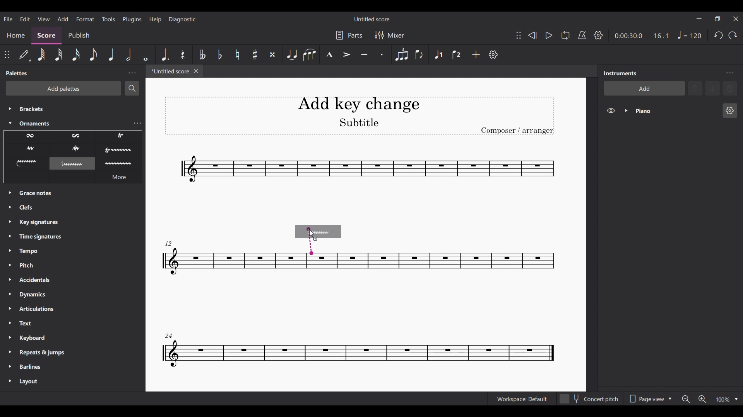 This screenshot has width=743, height=417. I want to click on Toggle double sharp, so click(272, 54).